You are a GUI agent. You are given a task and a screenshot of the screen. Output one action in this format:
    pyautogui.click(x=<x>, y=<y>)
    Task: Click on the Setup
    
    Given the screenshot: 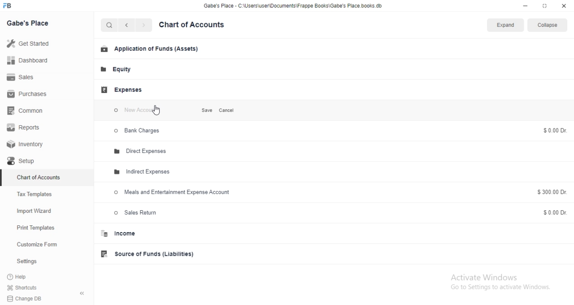 What is the action you would take?
    pyautogui.click(x=30, y=161)
    